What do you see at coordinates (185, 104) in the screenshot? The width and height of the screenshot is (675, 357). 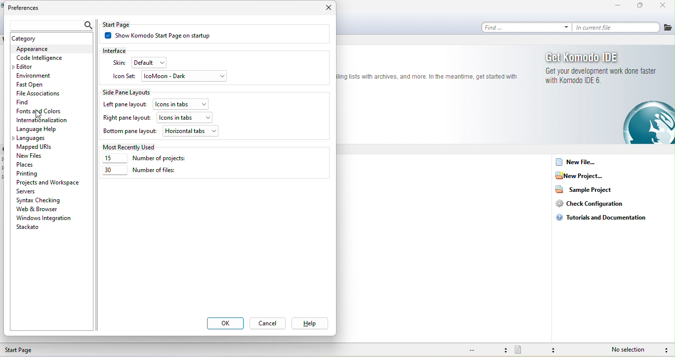 I see `icons in tabs` at bounding box center [185, 104].